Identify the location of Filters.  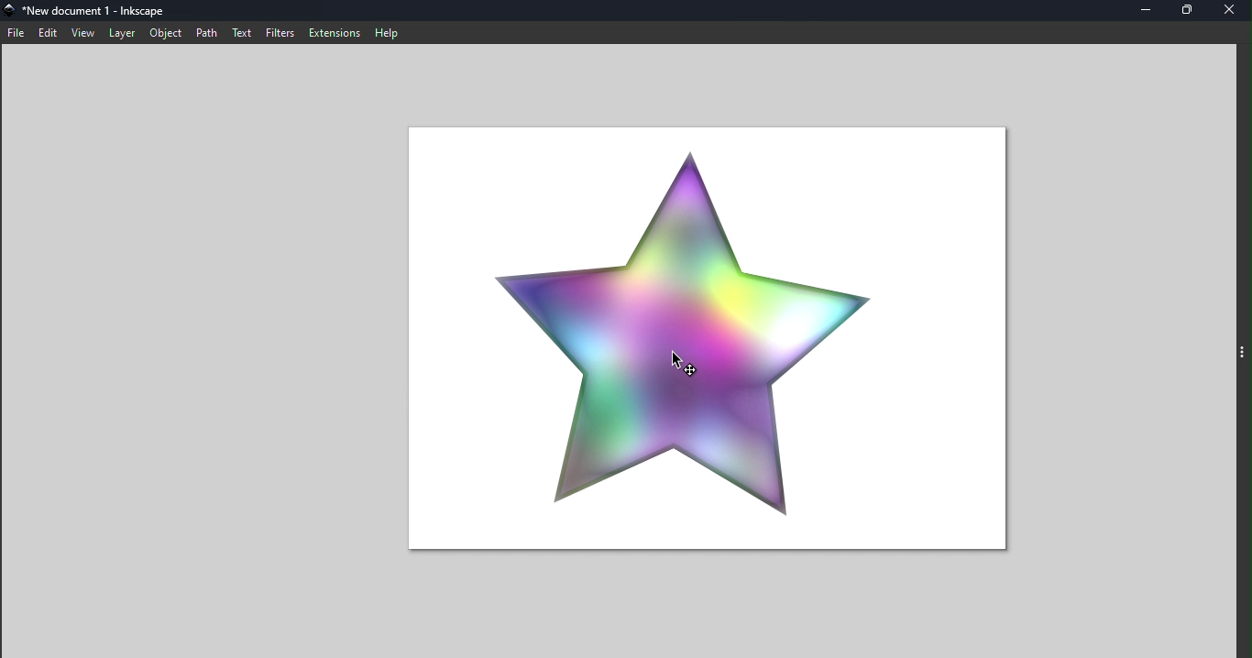
(280, 33).